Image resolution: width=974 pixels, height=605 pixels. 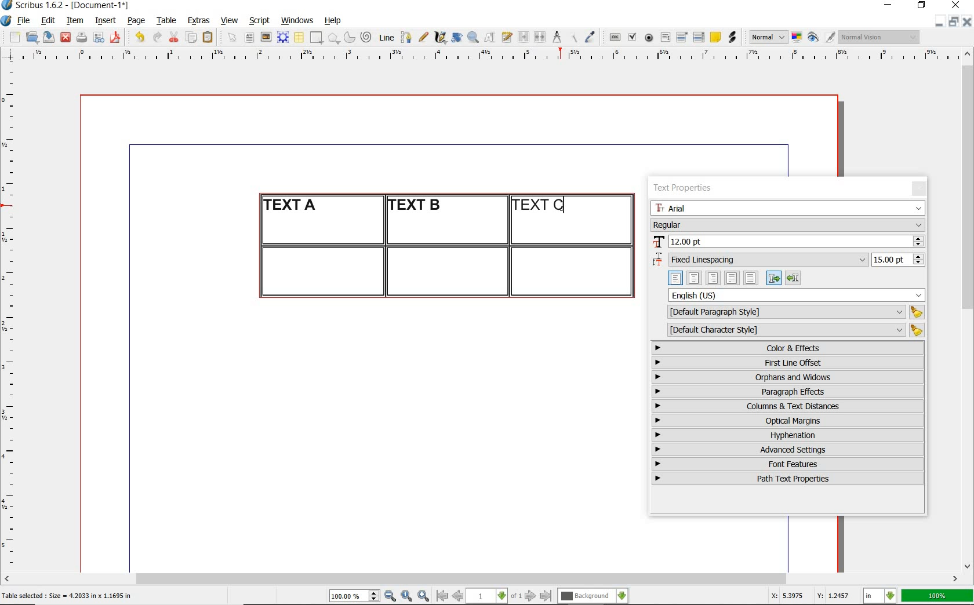 What do you see at coordinates (67, 595) in the screenshot?
I see `Table selected : Size = 4.2033 in x 1.1695 in` at bounding box center [67, 595].